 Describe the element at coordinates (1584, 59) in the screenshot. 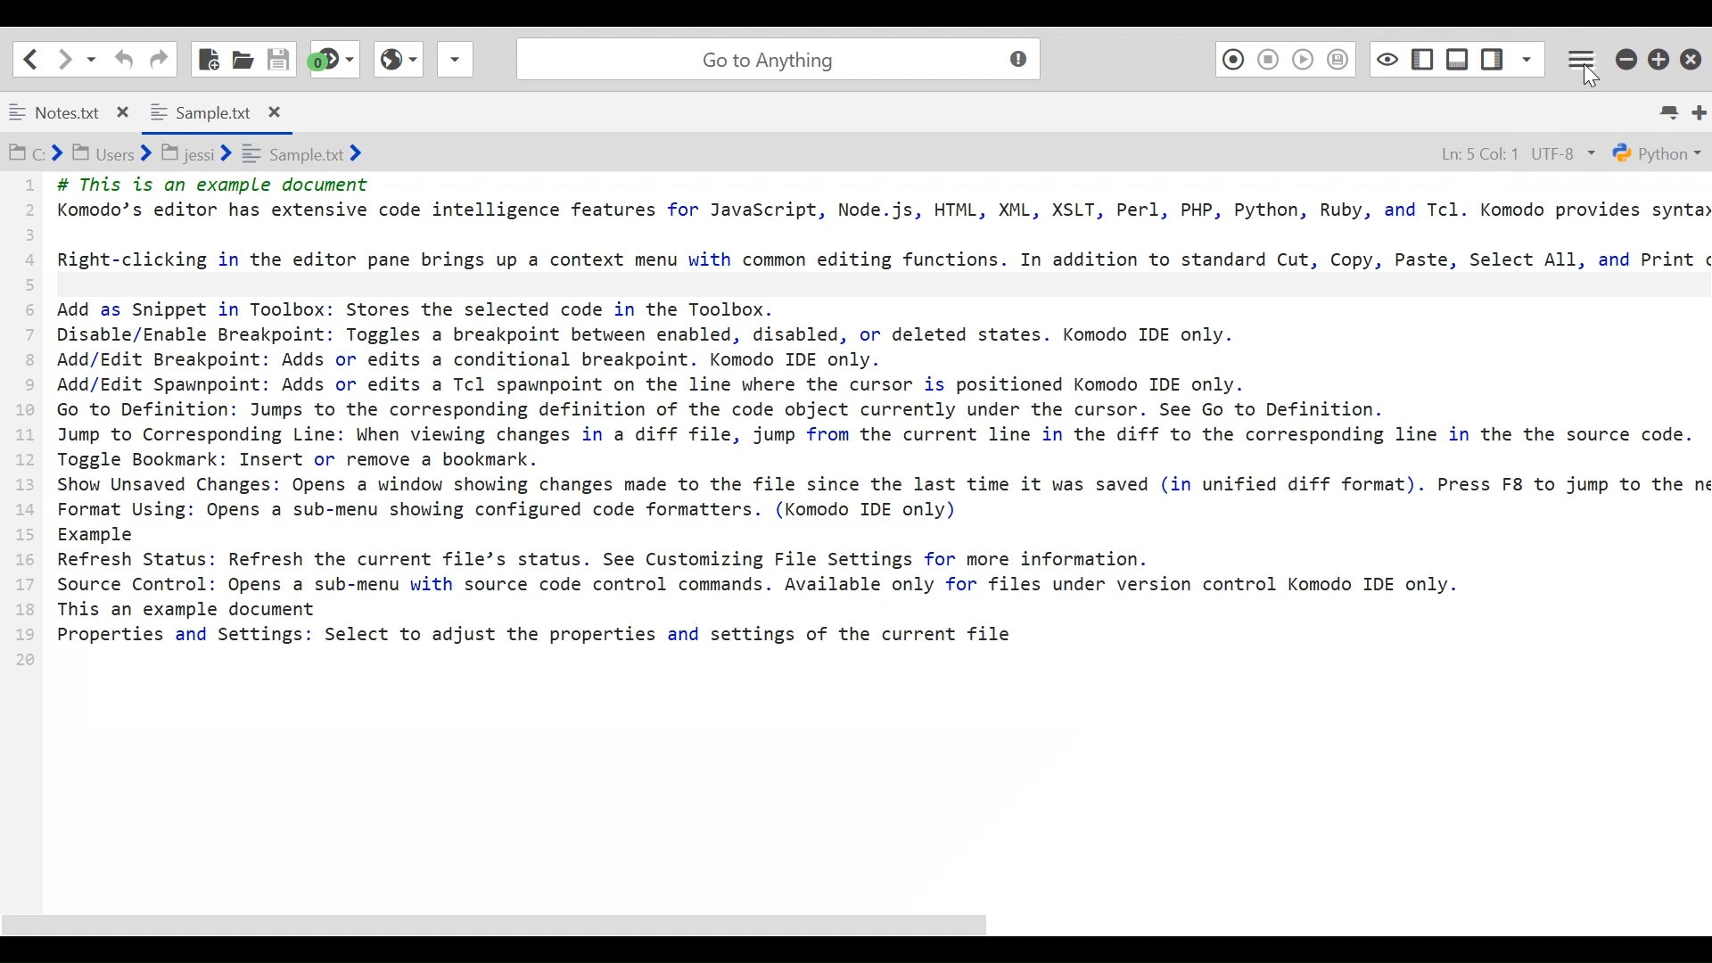

I see `Application menu` at that location.